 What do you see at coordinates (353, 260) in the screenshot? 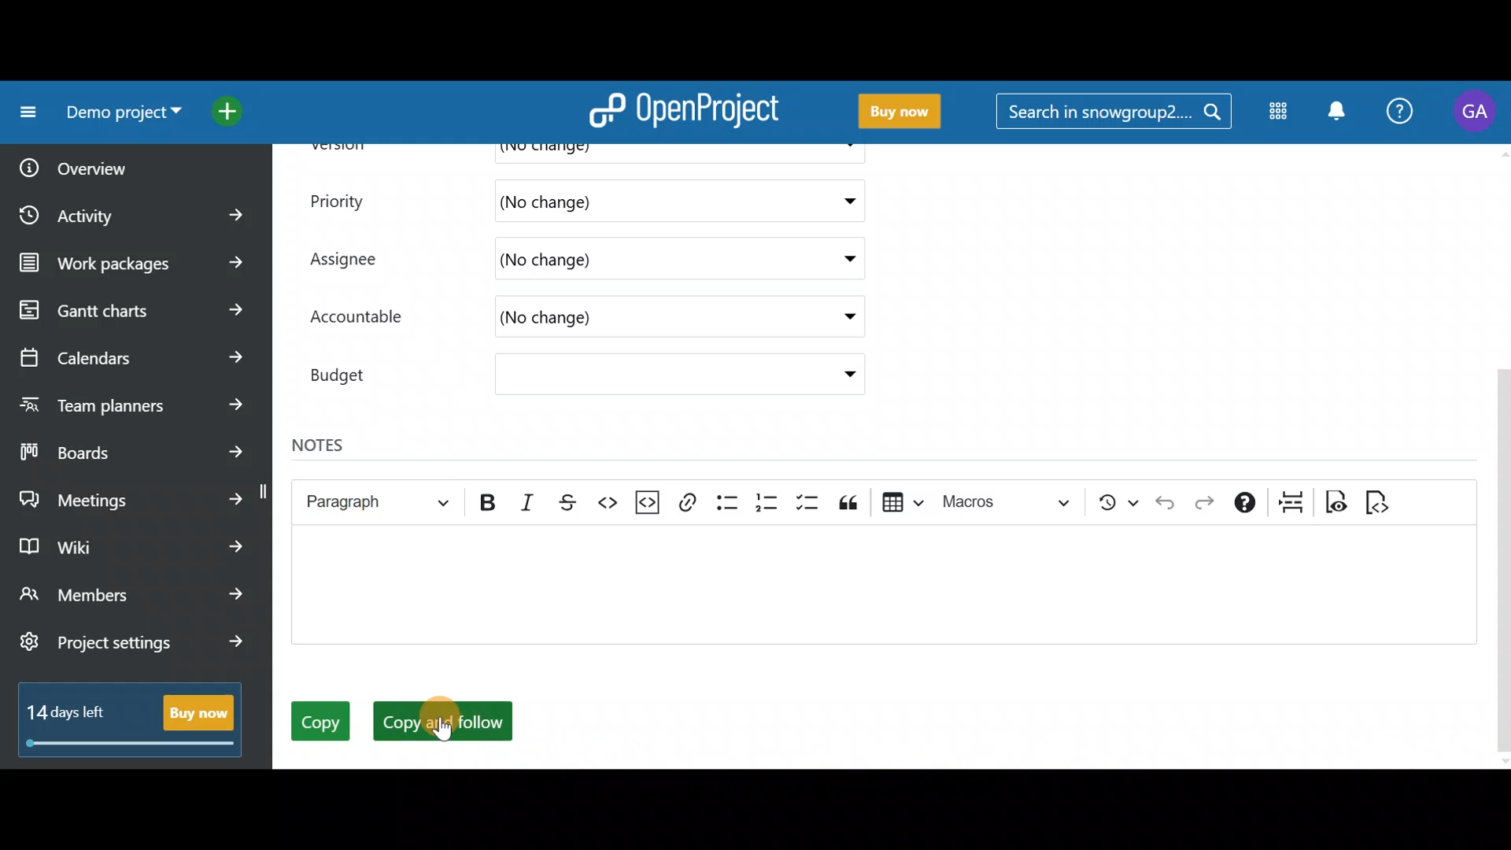
I see `Assignee` at bounding box center [353, 260].